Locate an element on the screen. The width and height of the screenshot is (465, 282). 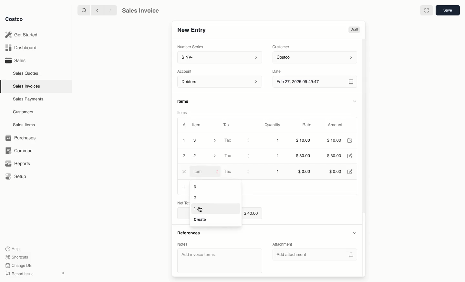
Date is located at coordinates (282, 70).